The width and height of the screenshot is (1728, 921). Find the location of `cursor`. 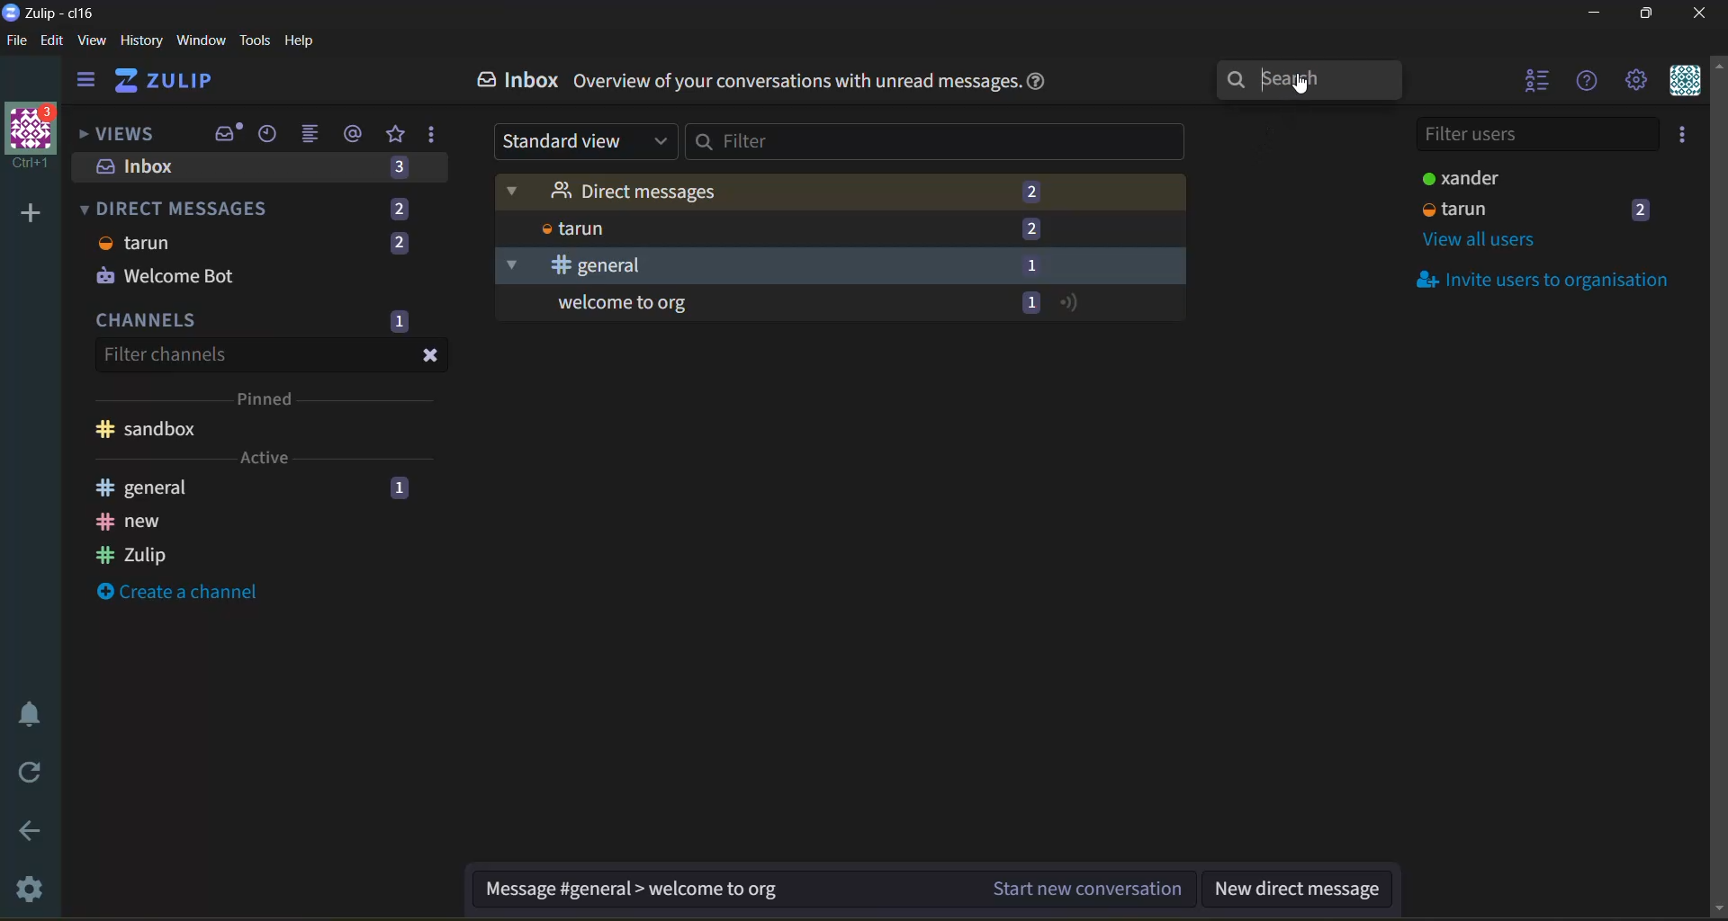

cursor is located at coordinates (1310, 89).